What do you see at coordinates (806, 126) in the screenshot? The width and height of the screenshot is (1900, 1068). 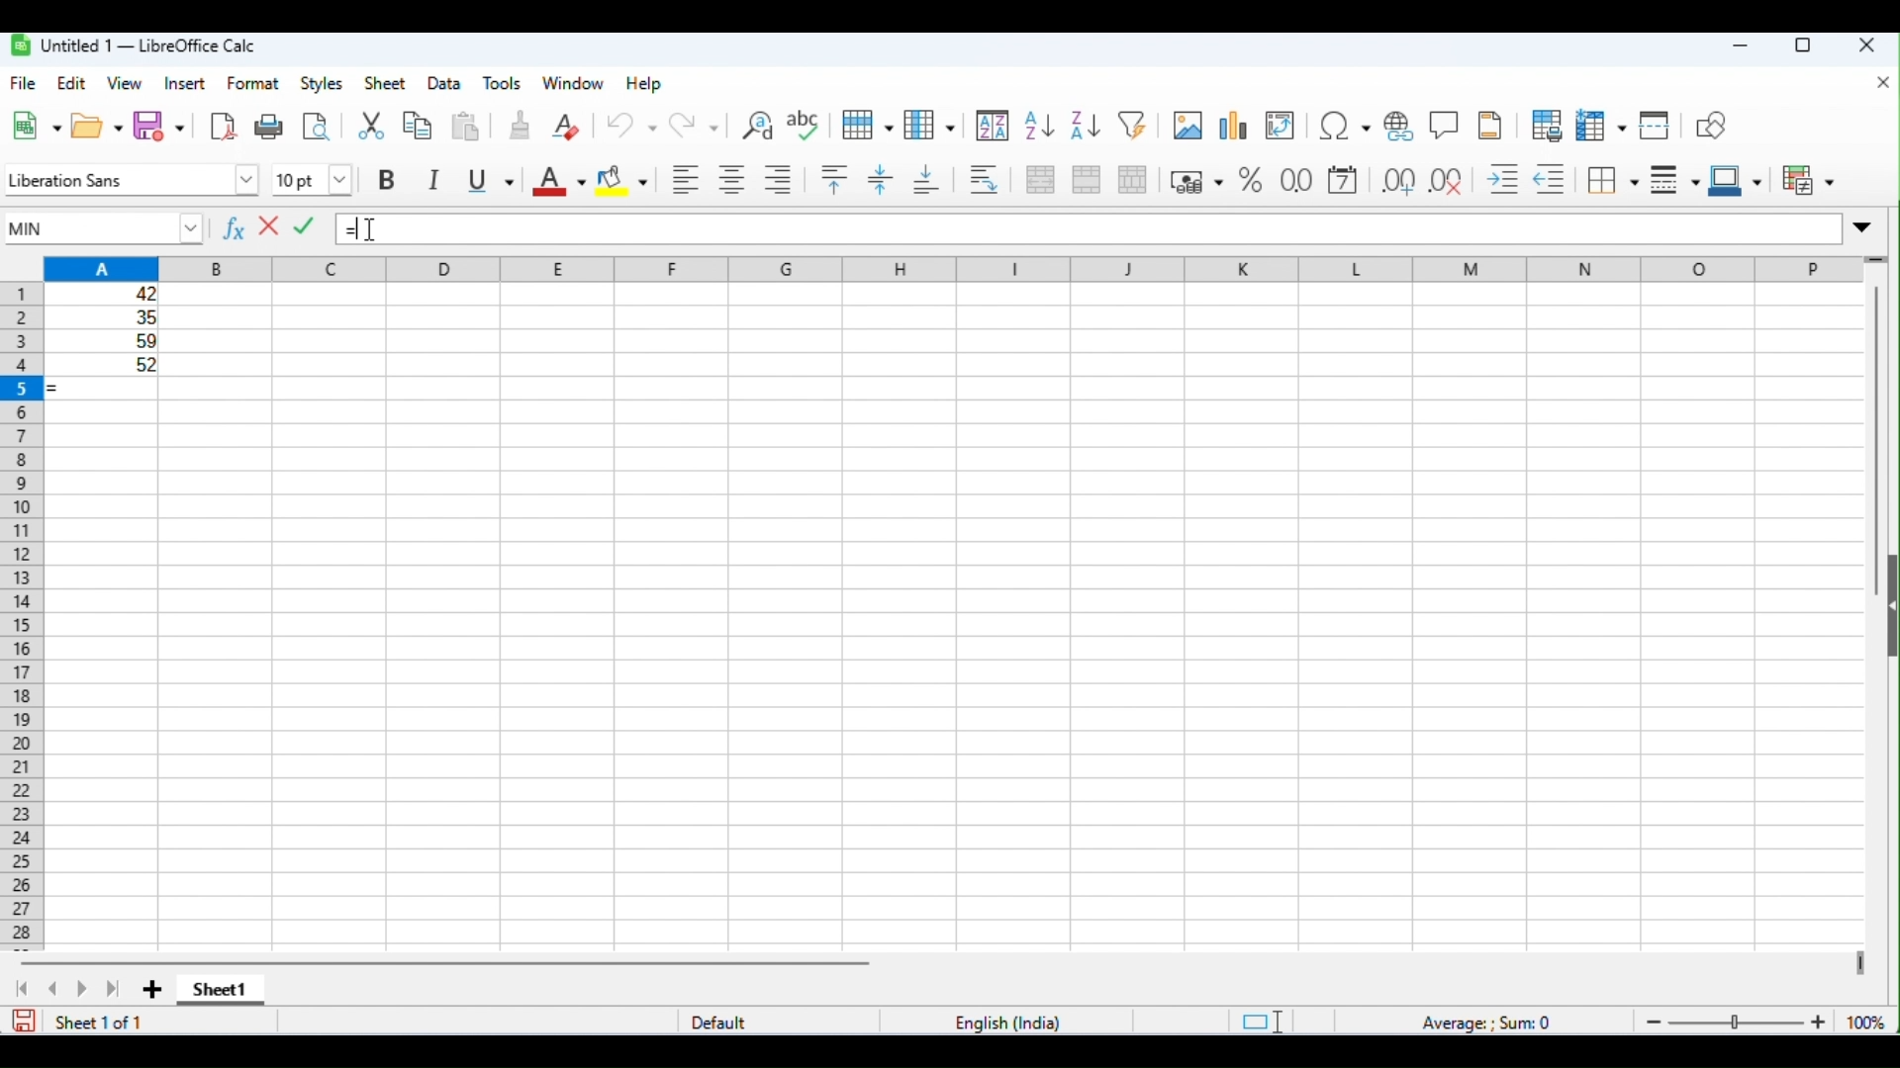 I see `spelling` at bounding box center [806, 126].